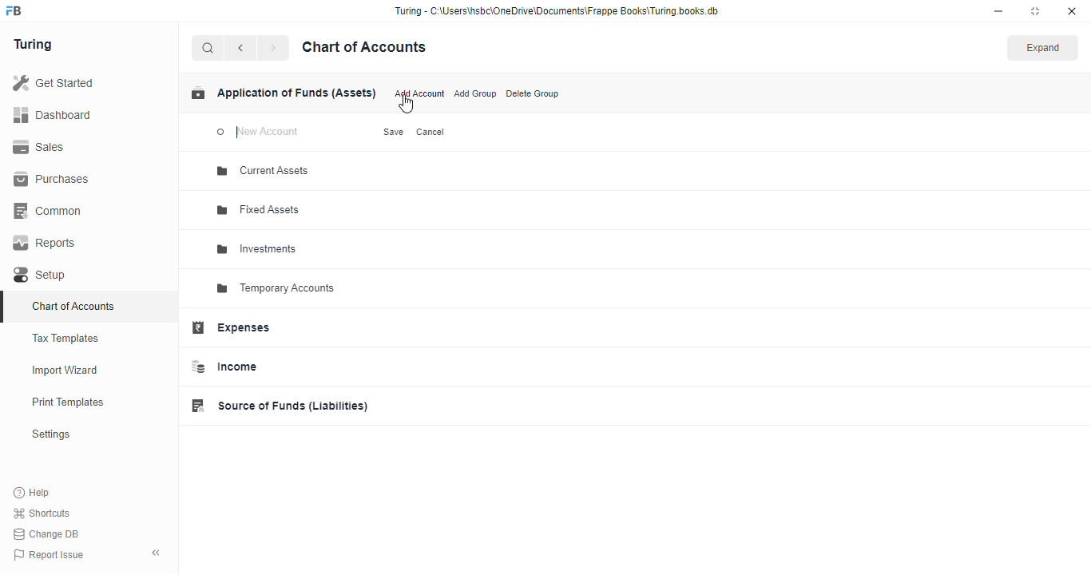  I want to click on report issue, so click(48, 554).